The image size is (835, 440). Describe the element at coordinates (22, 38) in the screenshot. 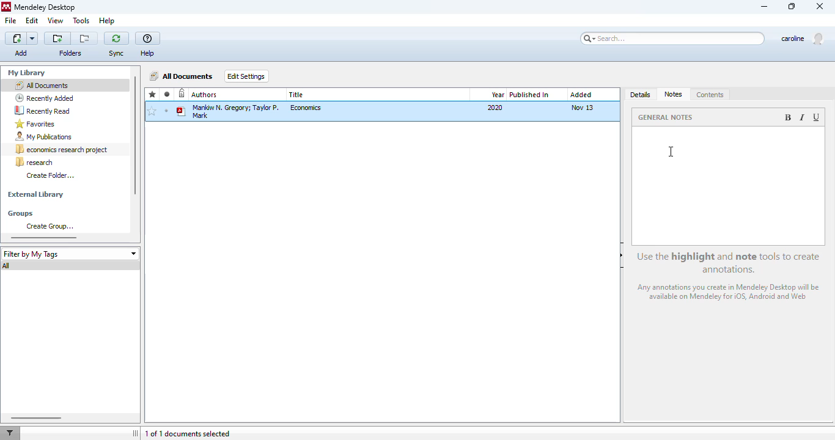

I see `add` at that location.